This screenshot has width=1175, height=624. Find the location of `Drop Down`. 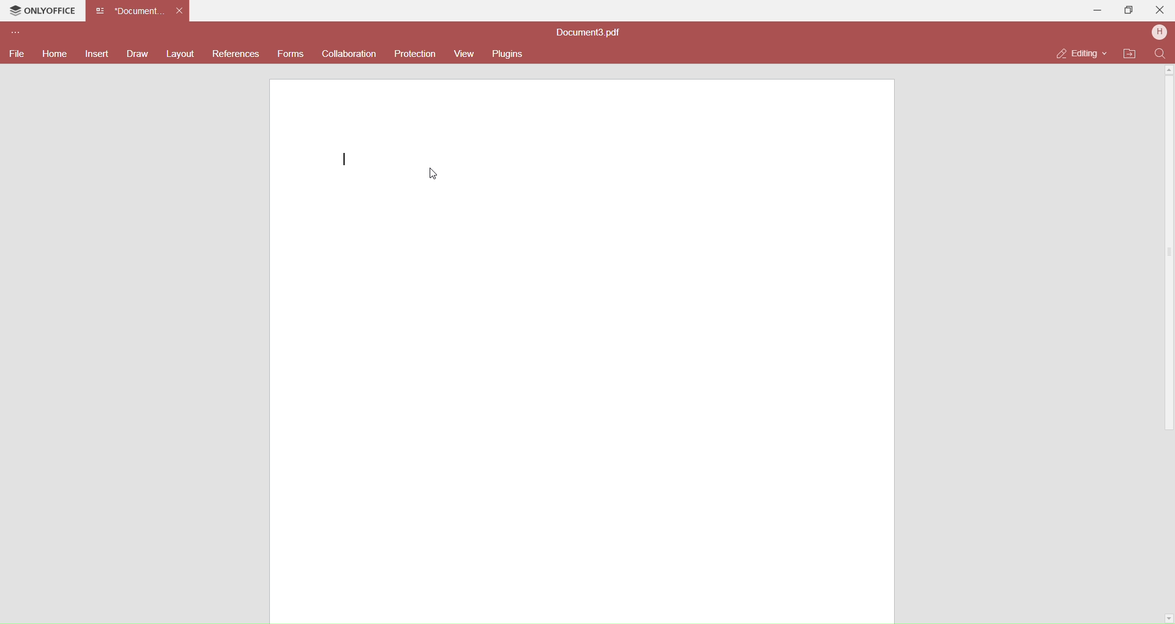

Drop Down is located at coordinates (1106, 52).